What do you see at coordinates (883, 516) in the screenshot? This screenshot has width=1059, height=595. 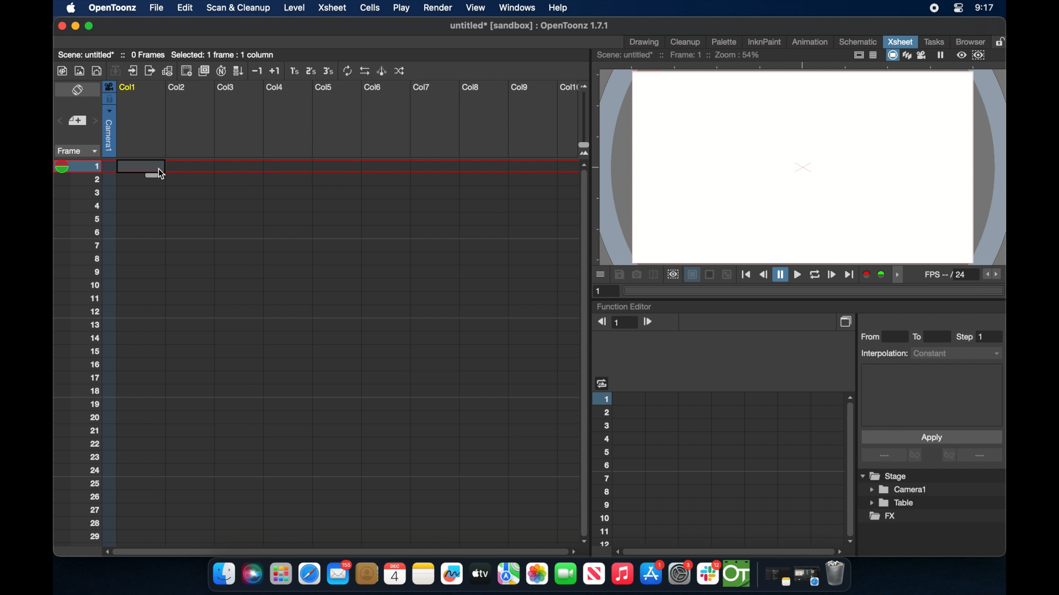 I see `fx` at bounding box center [883, 516].